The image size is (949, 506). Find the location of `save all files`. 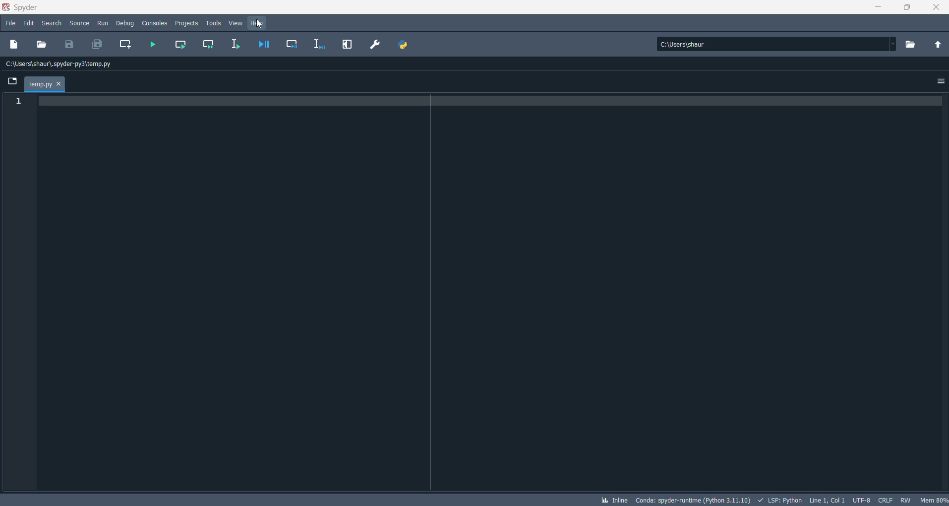

save all files is located at coordinates (98, 45).